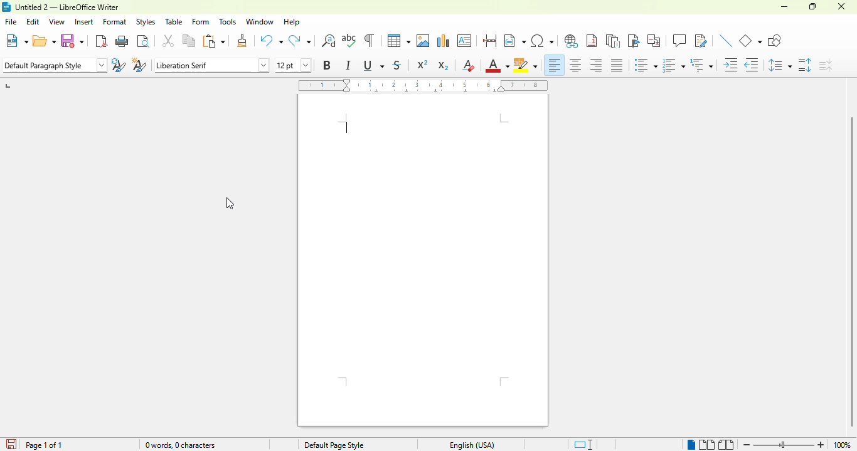 This screenshot has width=857, height=451. Describe the element at coordinates (174, 21) in the screenshot. I see `table` at that location.